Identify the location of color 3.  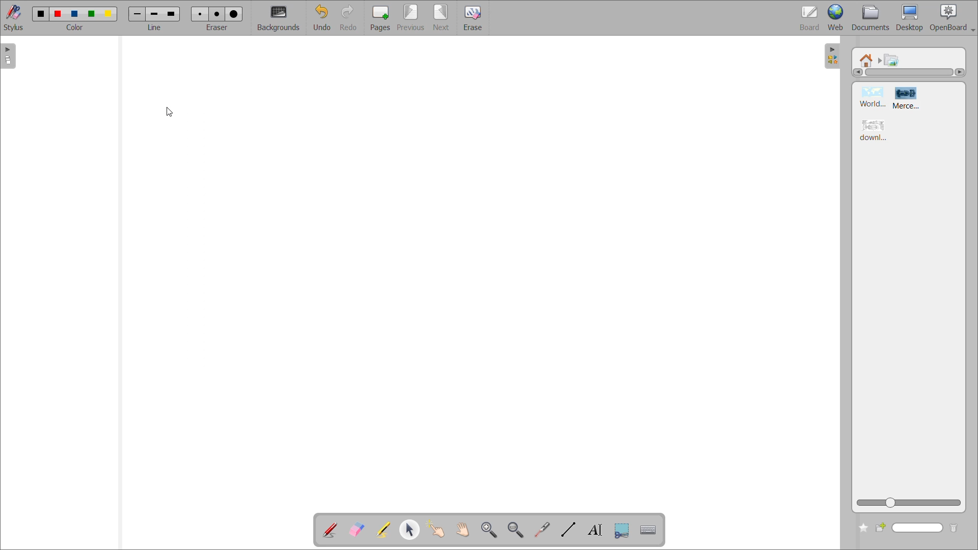
(76, 15).